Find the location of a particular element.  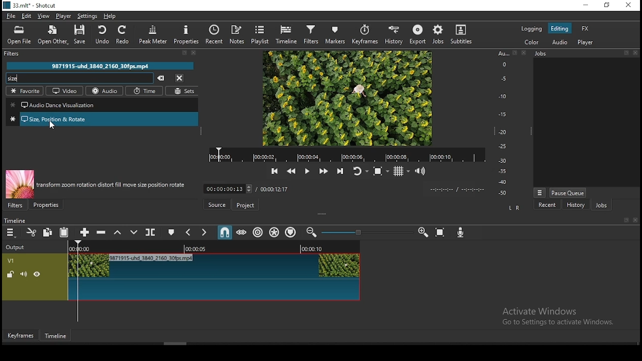

 is located at coordinates (541, 53).